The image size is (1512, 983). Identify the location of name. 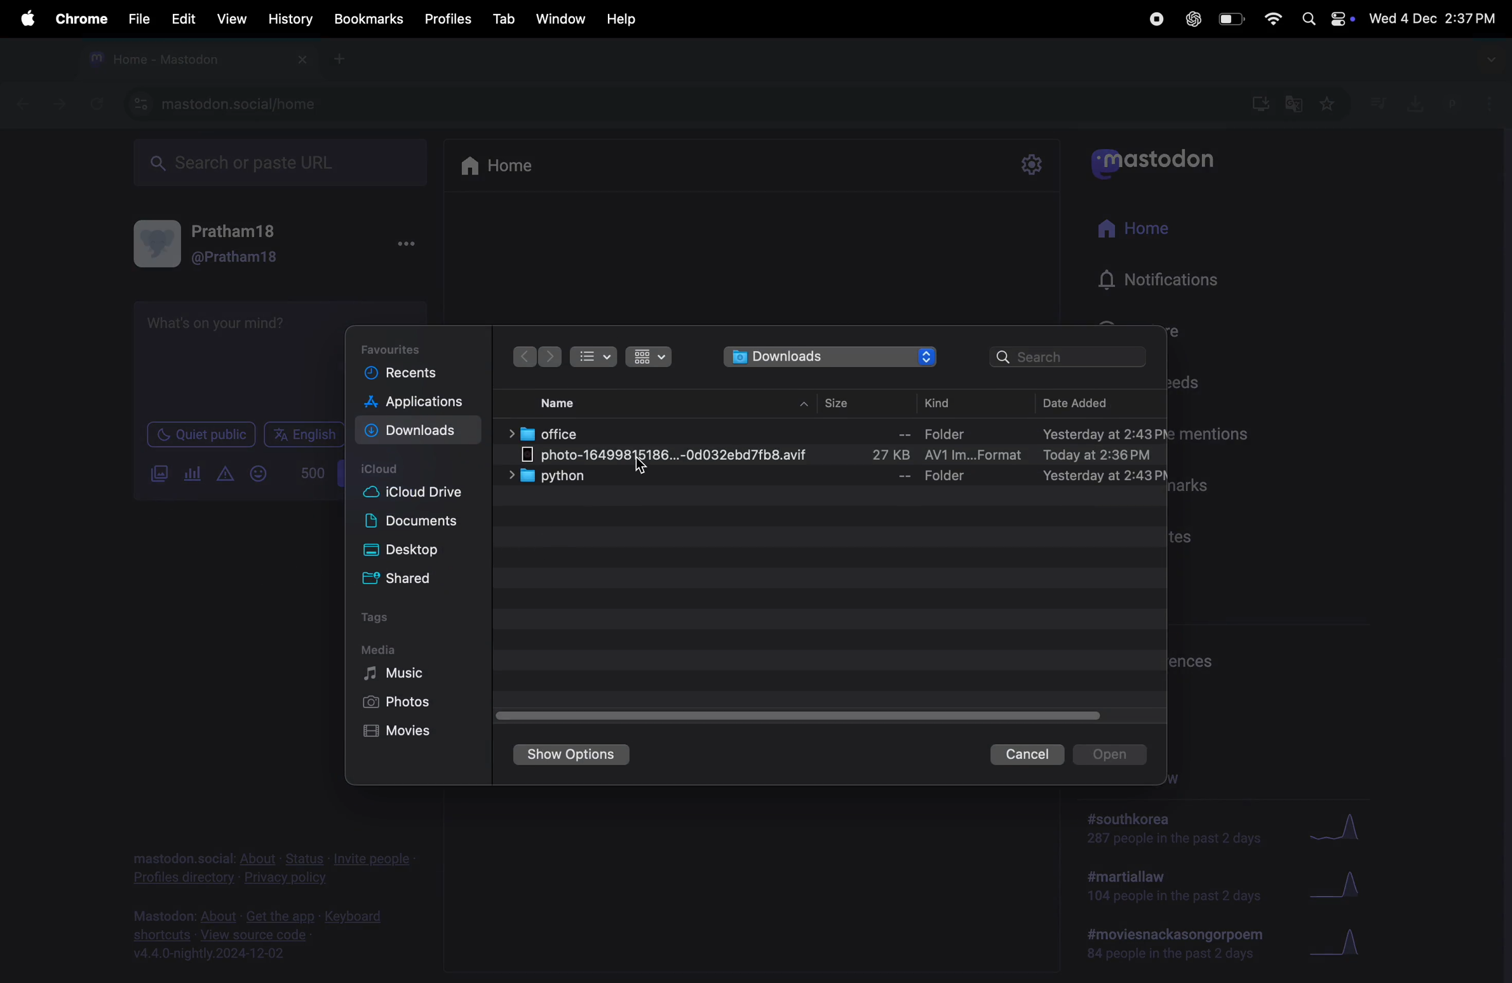
(559, 404).